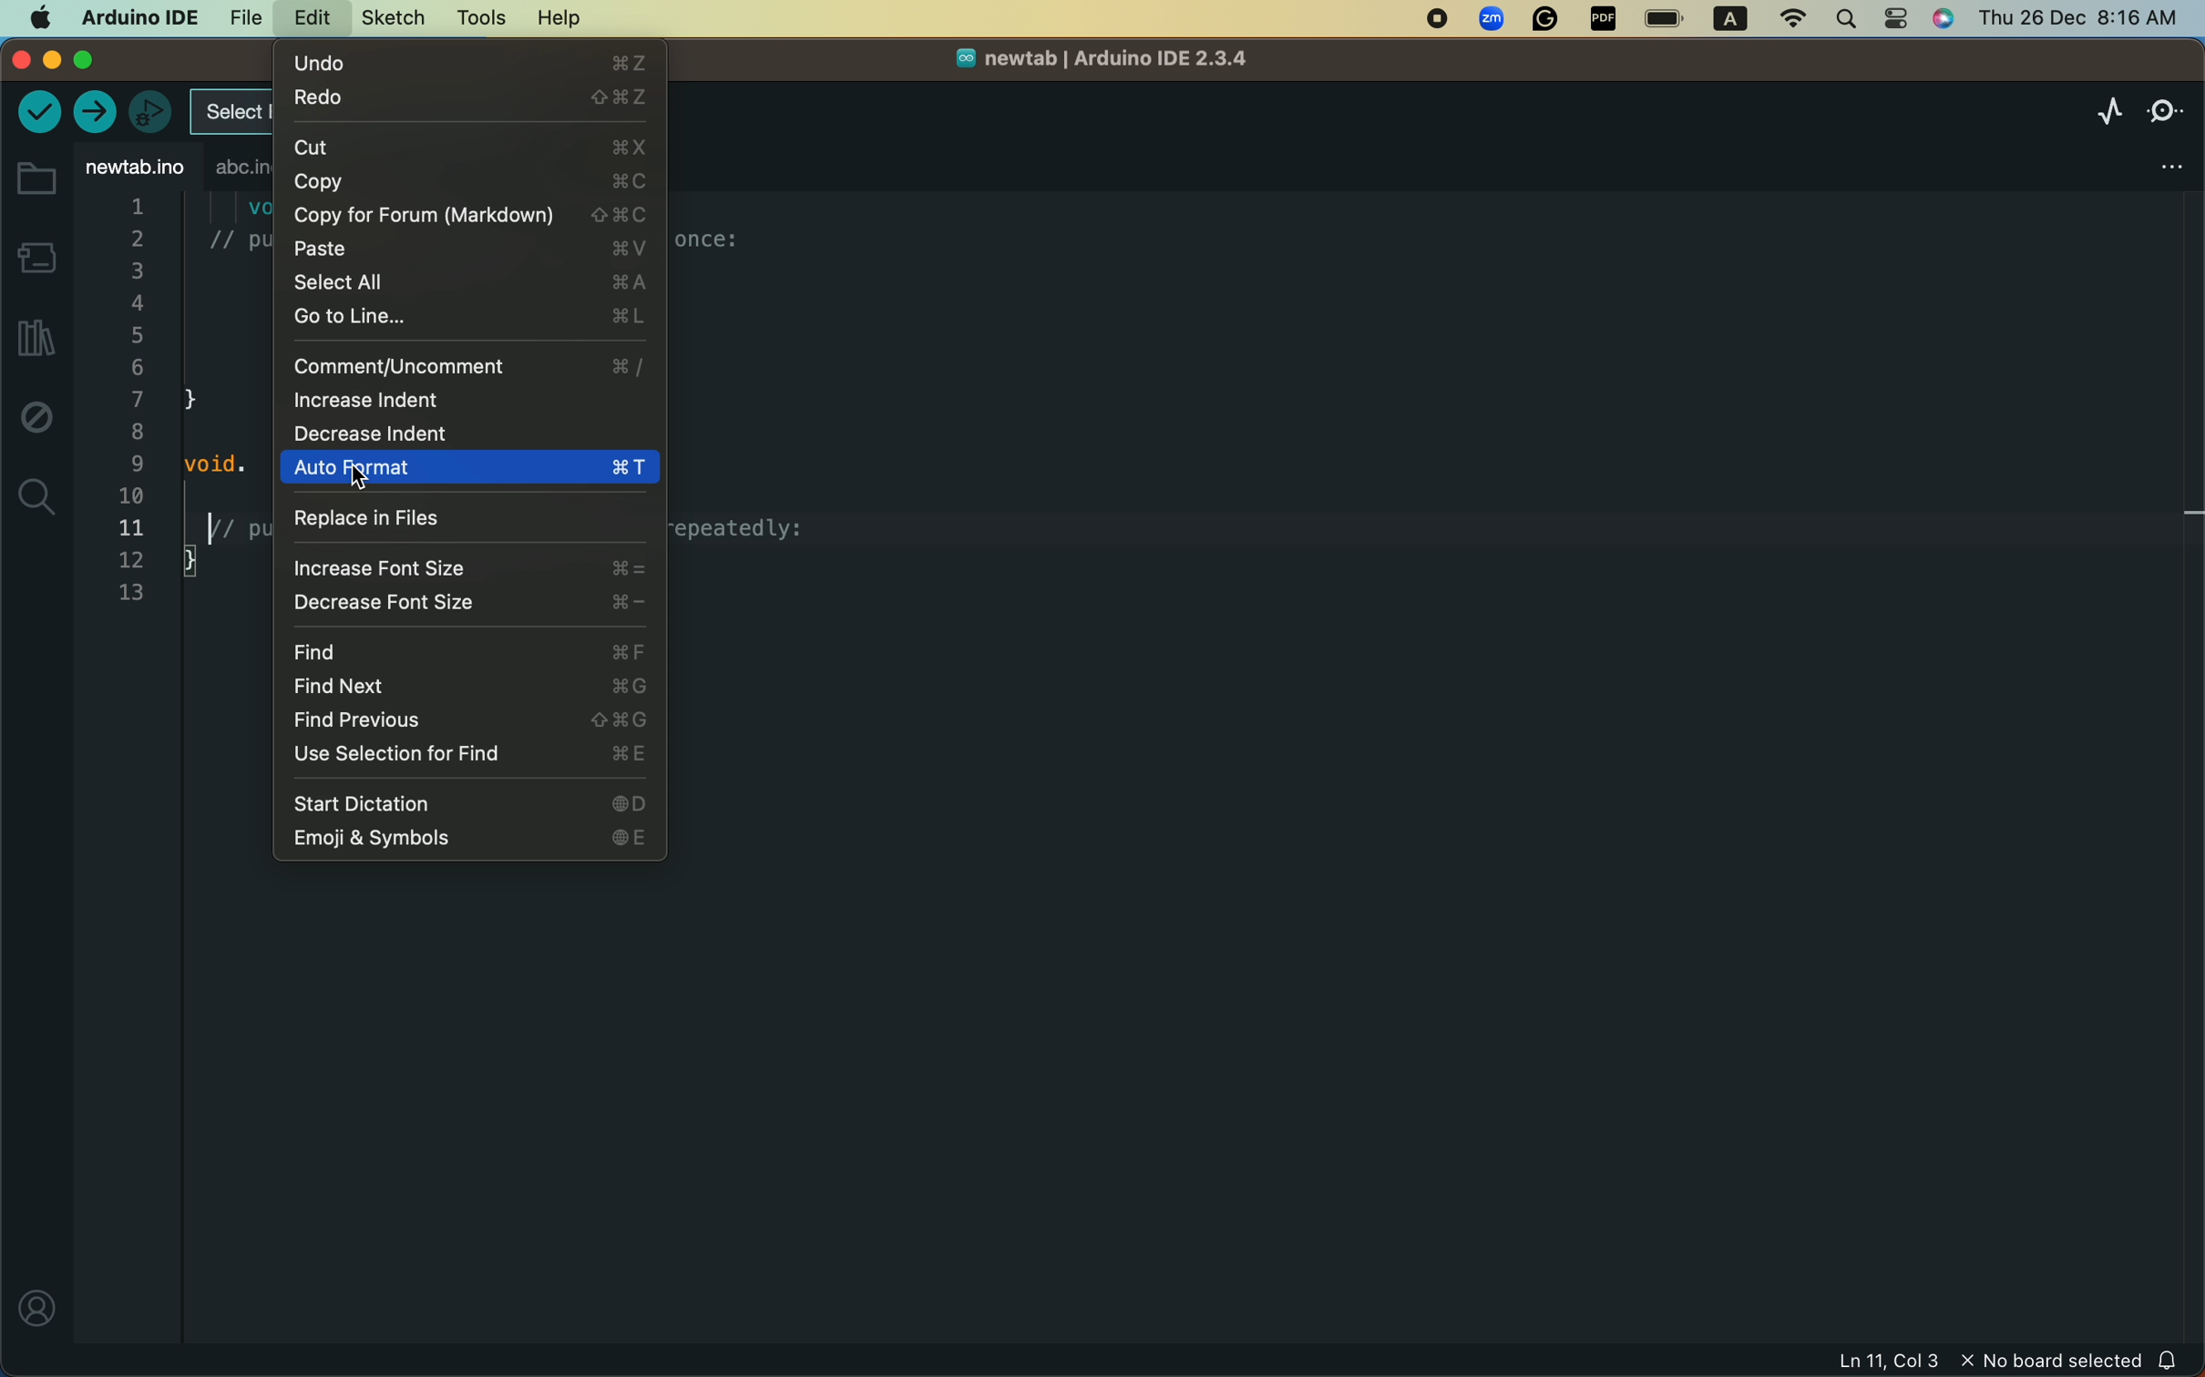  Describe the element at coordinates (466, 181) in the screenshot. I see `copy` at that location.